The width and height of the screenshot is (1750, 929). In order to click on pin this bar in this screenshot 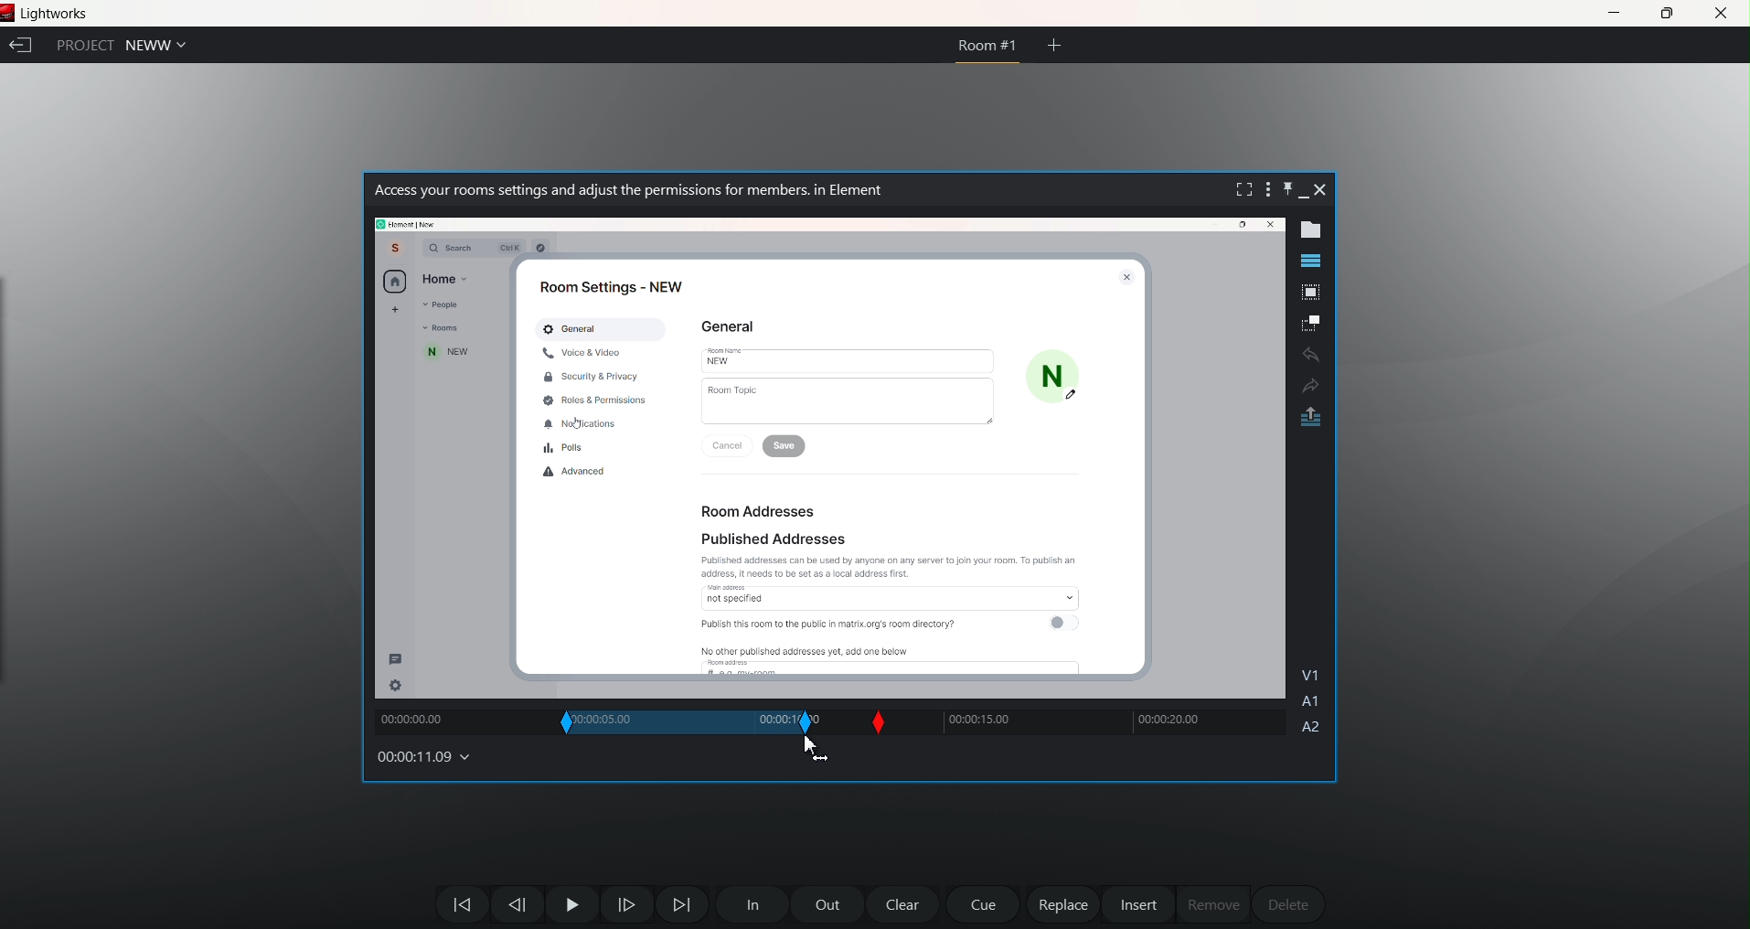, I will do `click(1286, 194)`.